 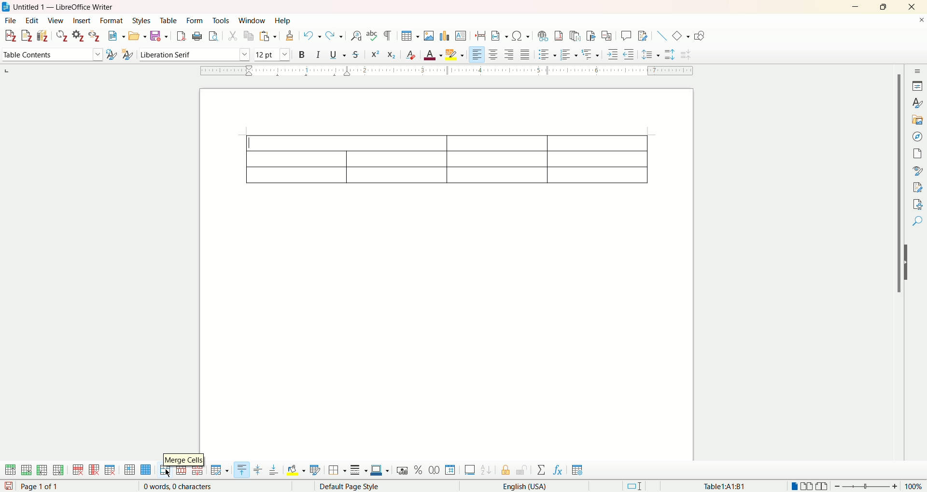 What do you see at coordinates (493, 55) in the screenshot?
I see `align center` at bounding box center [493, 55].